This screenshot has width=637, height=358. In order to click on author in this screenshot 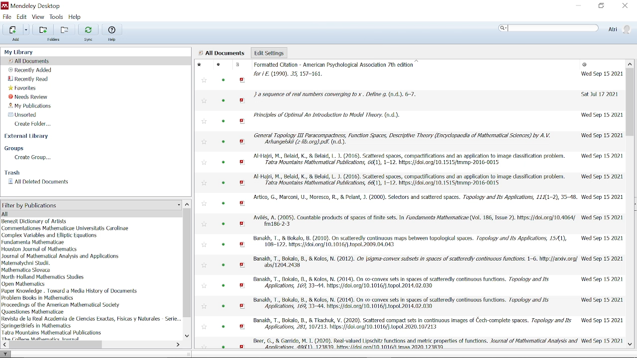, I will do `click(39, 249)`.